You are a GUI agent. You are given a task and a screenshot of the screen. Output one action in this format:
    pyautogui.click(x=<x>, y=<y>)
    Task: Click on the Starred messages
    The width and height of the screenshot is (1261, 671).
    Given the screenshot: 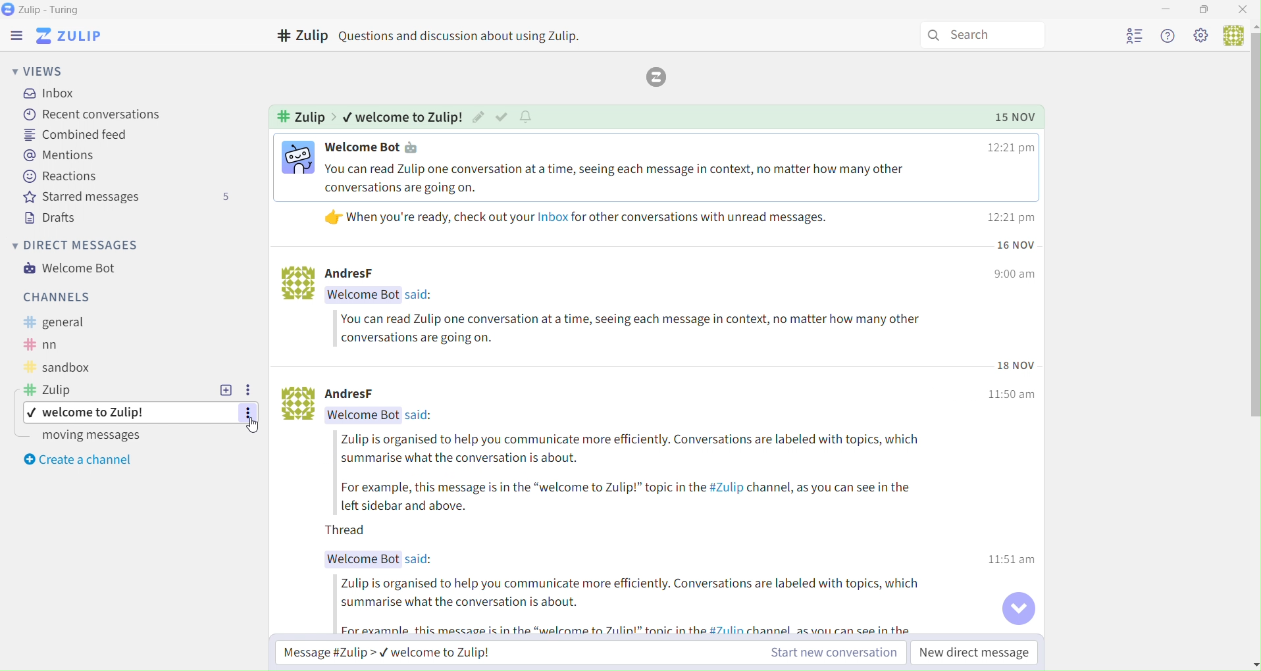 What is the action you would take?
    pyautogui.click(x=122, y=197)
    